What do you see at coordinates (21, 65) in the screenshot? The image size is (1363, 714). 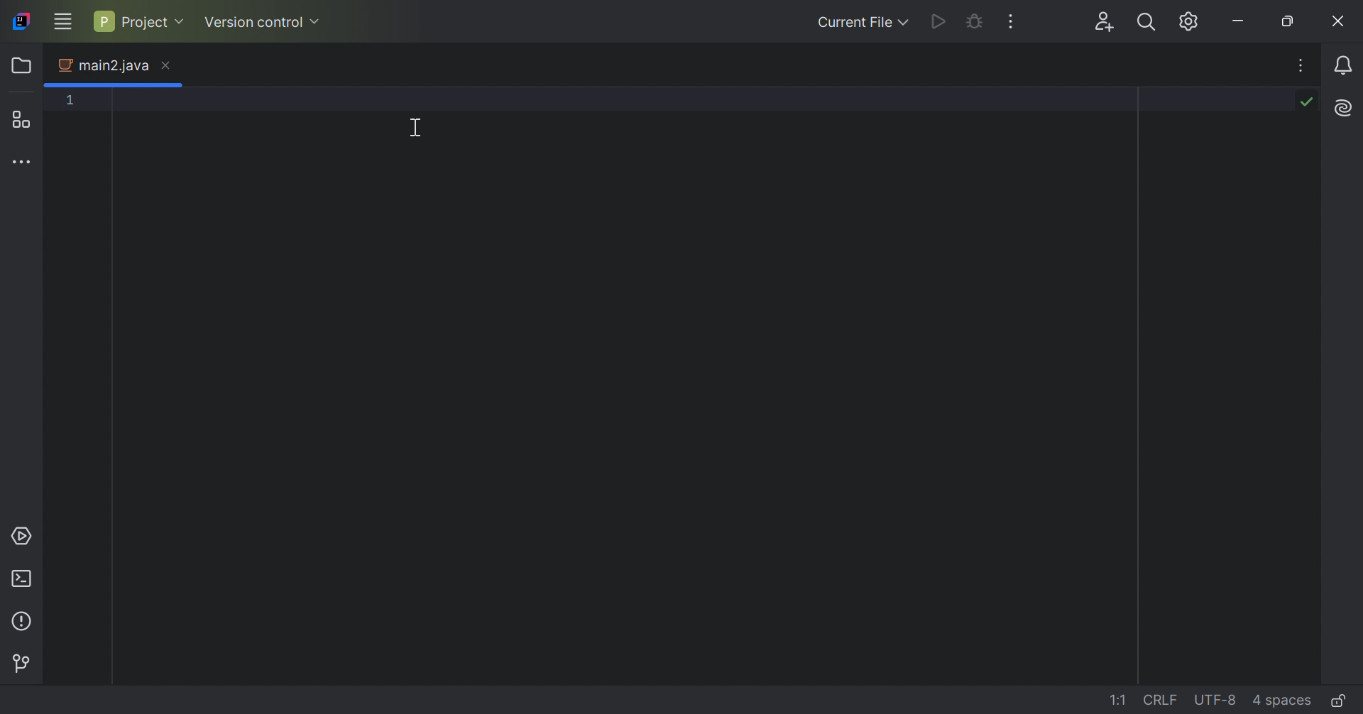 I see `Folder icon` at bounding box center [21, 65].